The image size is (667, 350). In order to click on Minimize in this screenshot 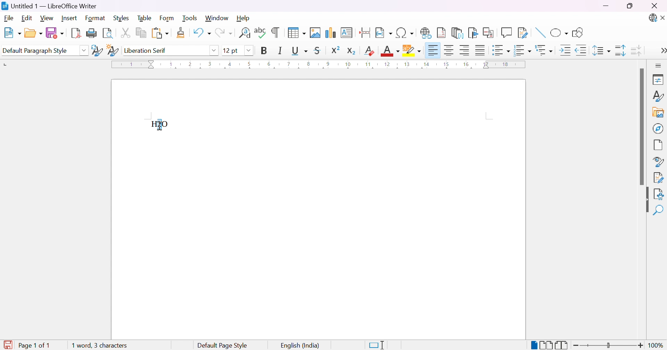, I will do `click(607, 6)`.